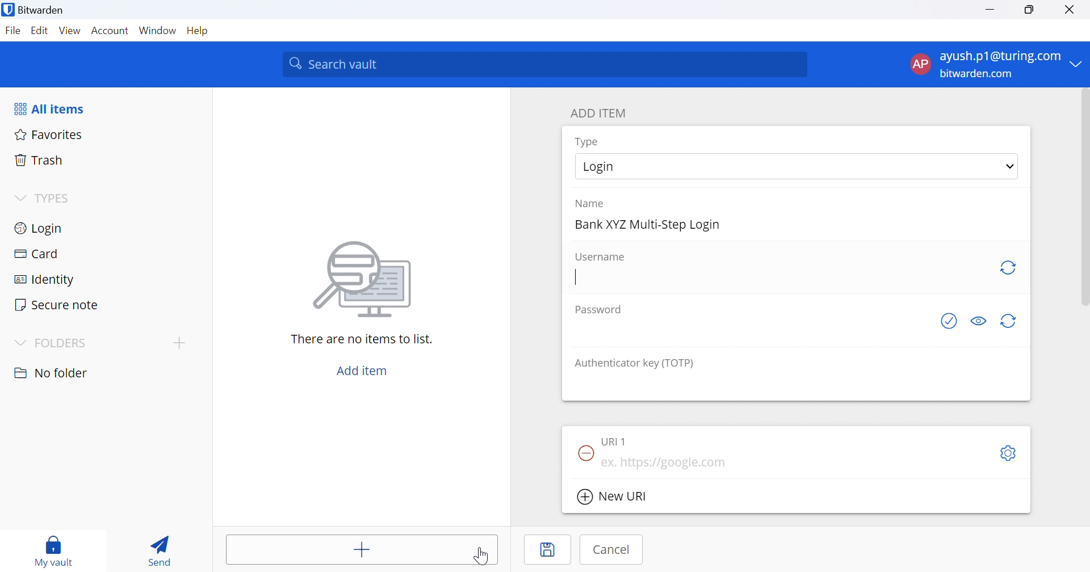  What do you see at coordinates (19, 196) in the screenshot?
I see `Drop Down` at bounding box center [19, 196].